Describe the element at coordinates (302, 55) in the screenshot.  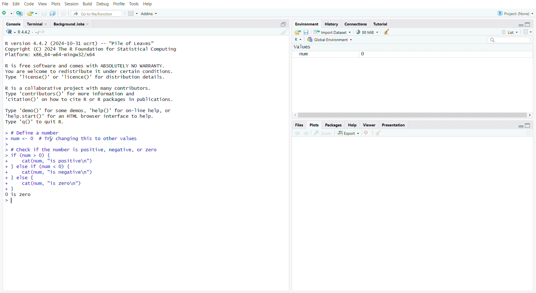
I see `num` at that location.